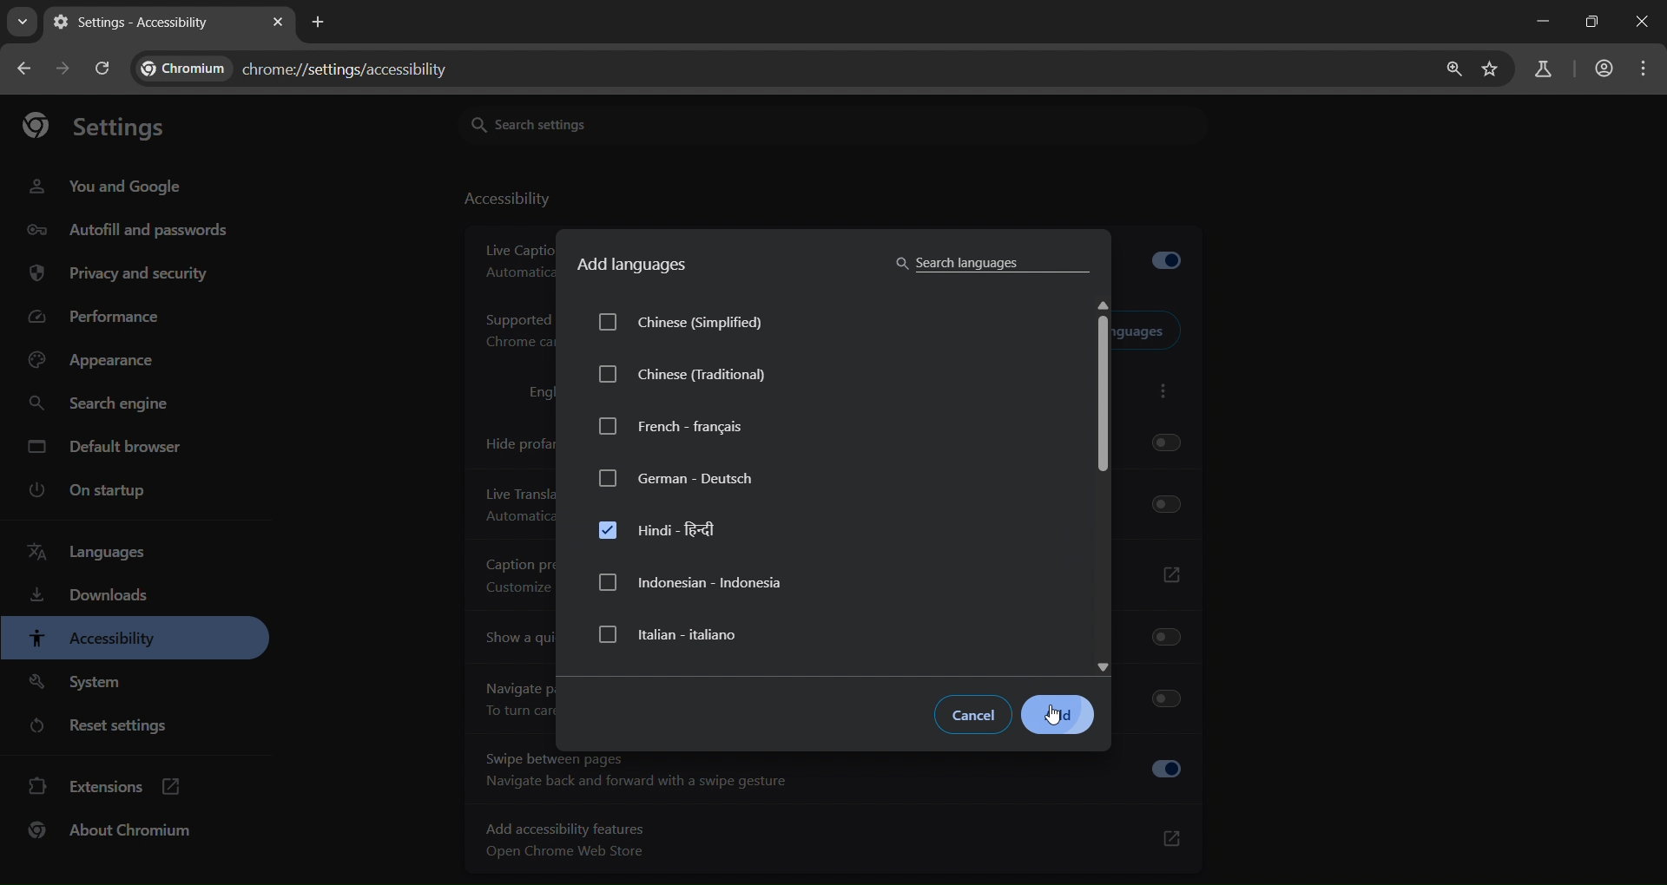  Describe the element at coordinates (107, 726) in the screenshot. I see `reset settings` at that location.